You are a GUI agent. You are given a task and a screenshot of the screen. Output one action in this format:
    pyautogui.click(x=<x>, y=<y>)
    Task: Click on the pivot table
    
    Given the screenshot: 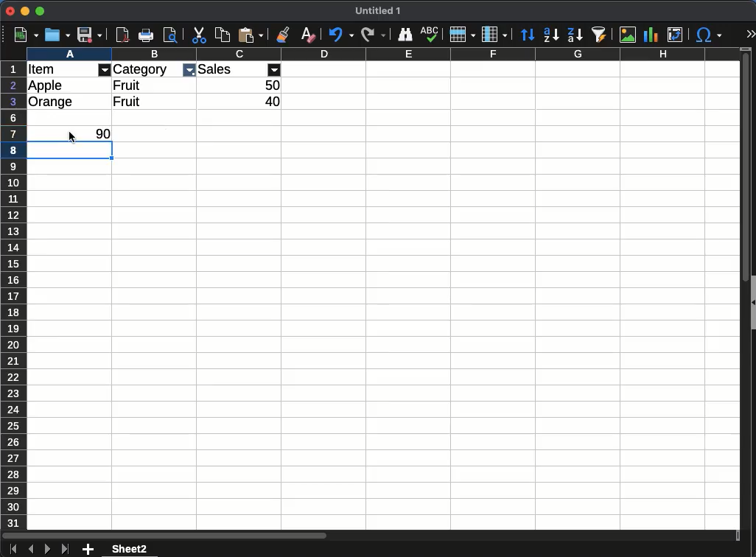 What is the action you would take?
    pyautogui.click(x=678, y=32)
    